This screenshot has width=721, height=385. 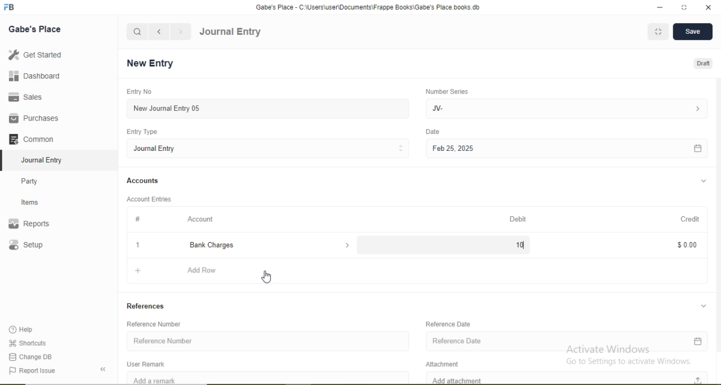 What do you see at coordinates (565, 108) in the screenshot?
I see `JV-` at bounding box center [565, 108].